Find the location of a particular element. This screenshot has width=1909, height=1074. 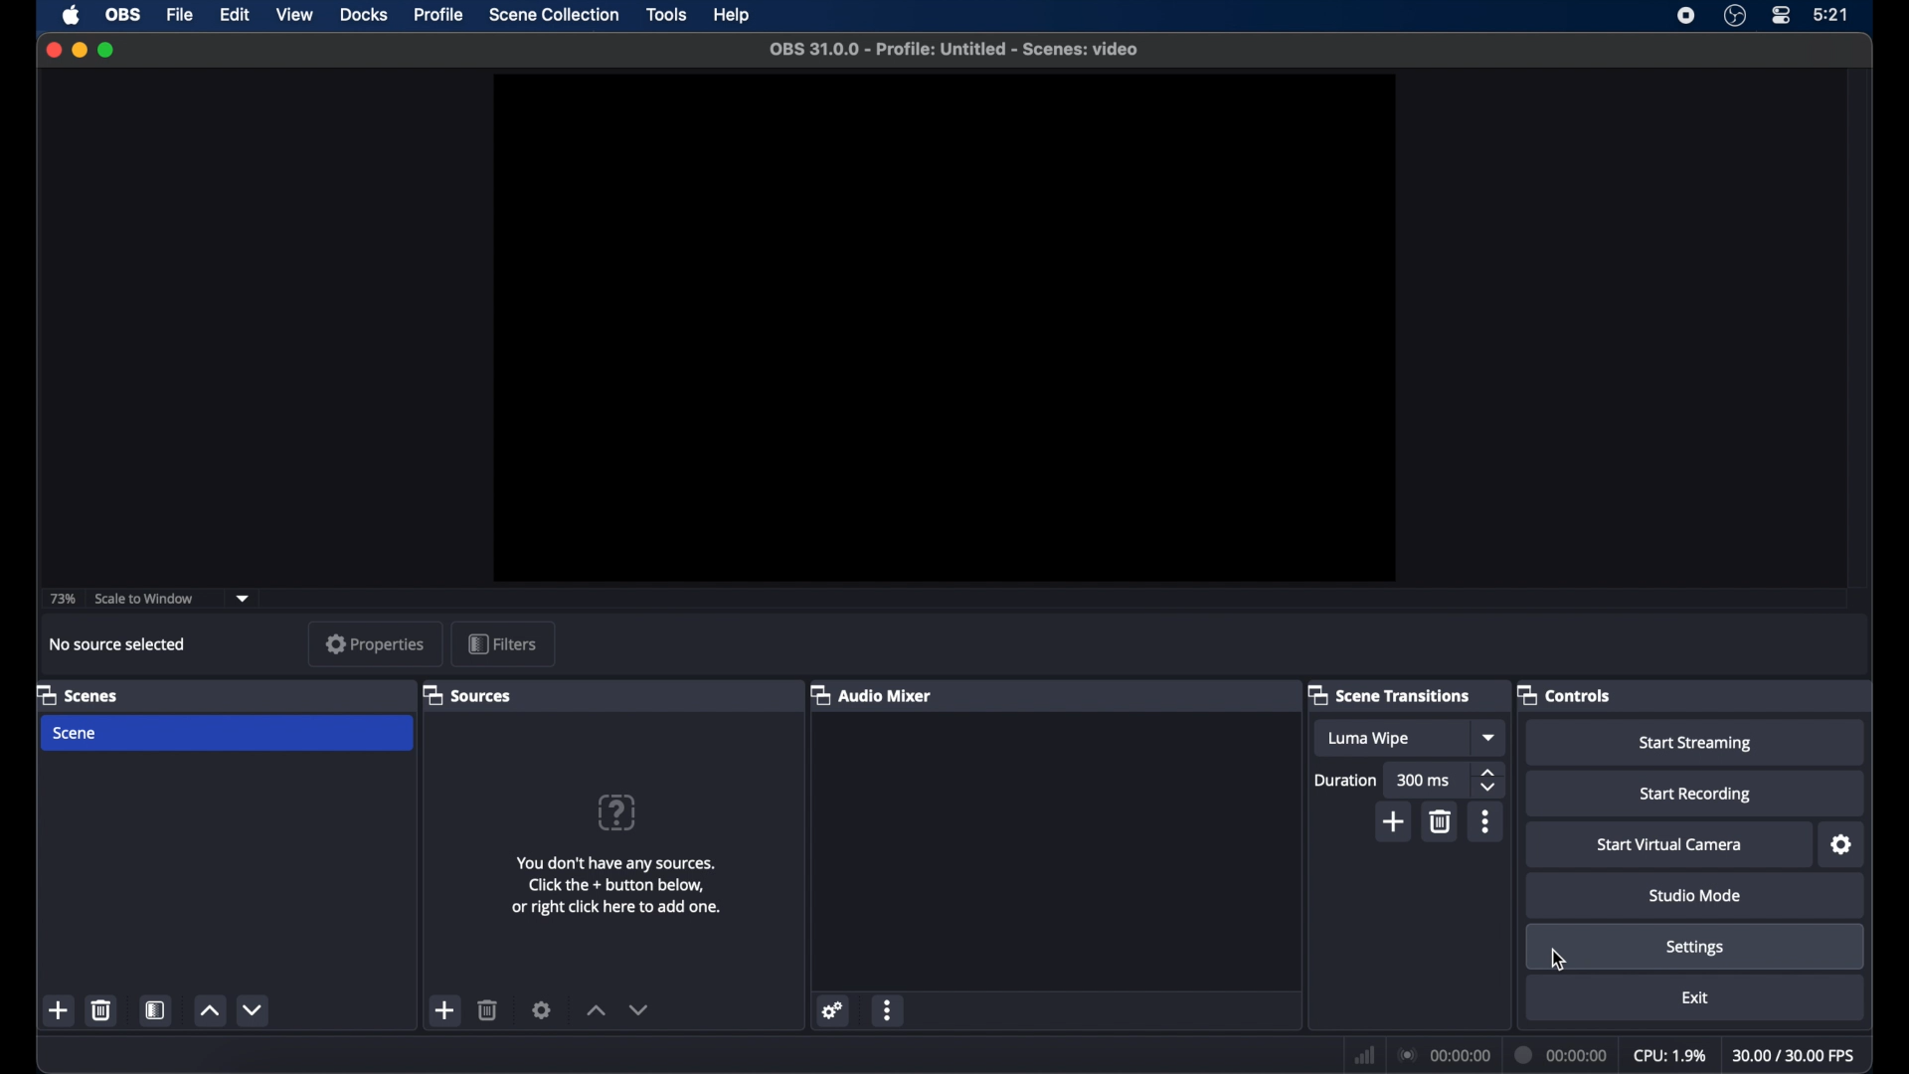

start virtual camera is located at coordinates (1669, 845).